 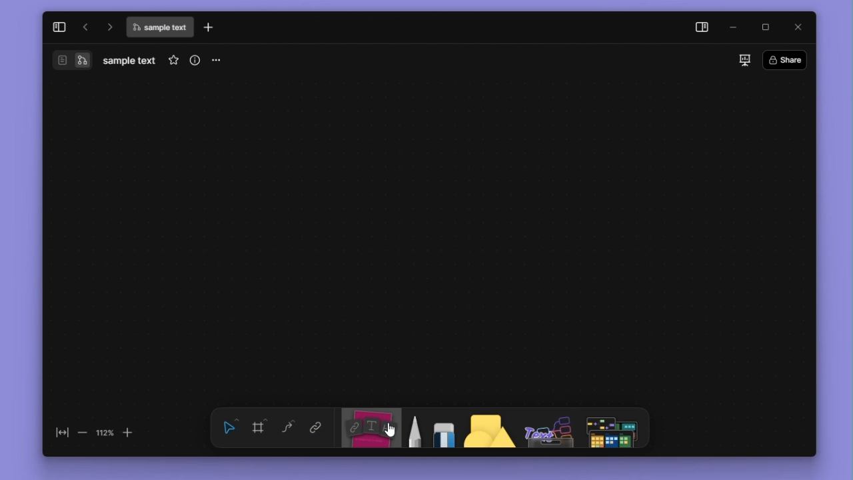 What do you see at coordinates (230, 427) in the screenshot?
I see `select` at bounding box center [230, 427].